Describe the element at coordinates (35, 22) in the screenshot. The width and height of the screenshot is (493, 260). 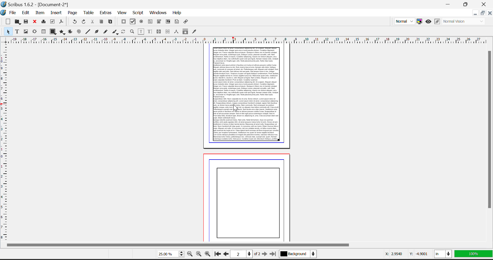
I see `Discard` at that location.